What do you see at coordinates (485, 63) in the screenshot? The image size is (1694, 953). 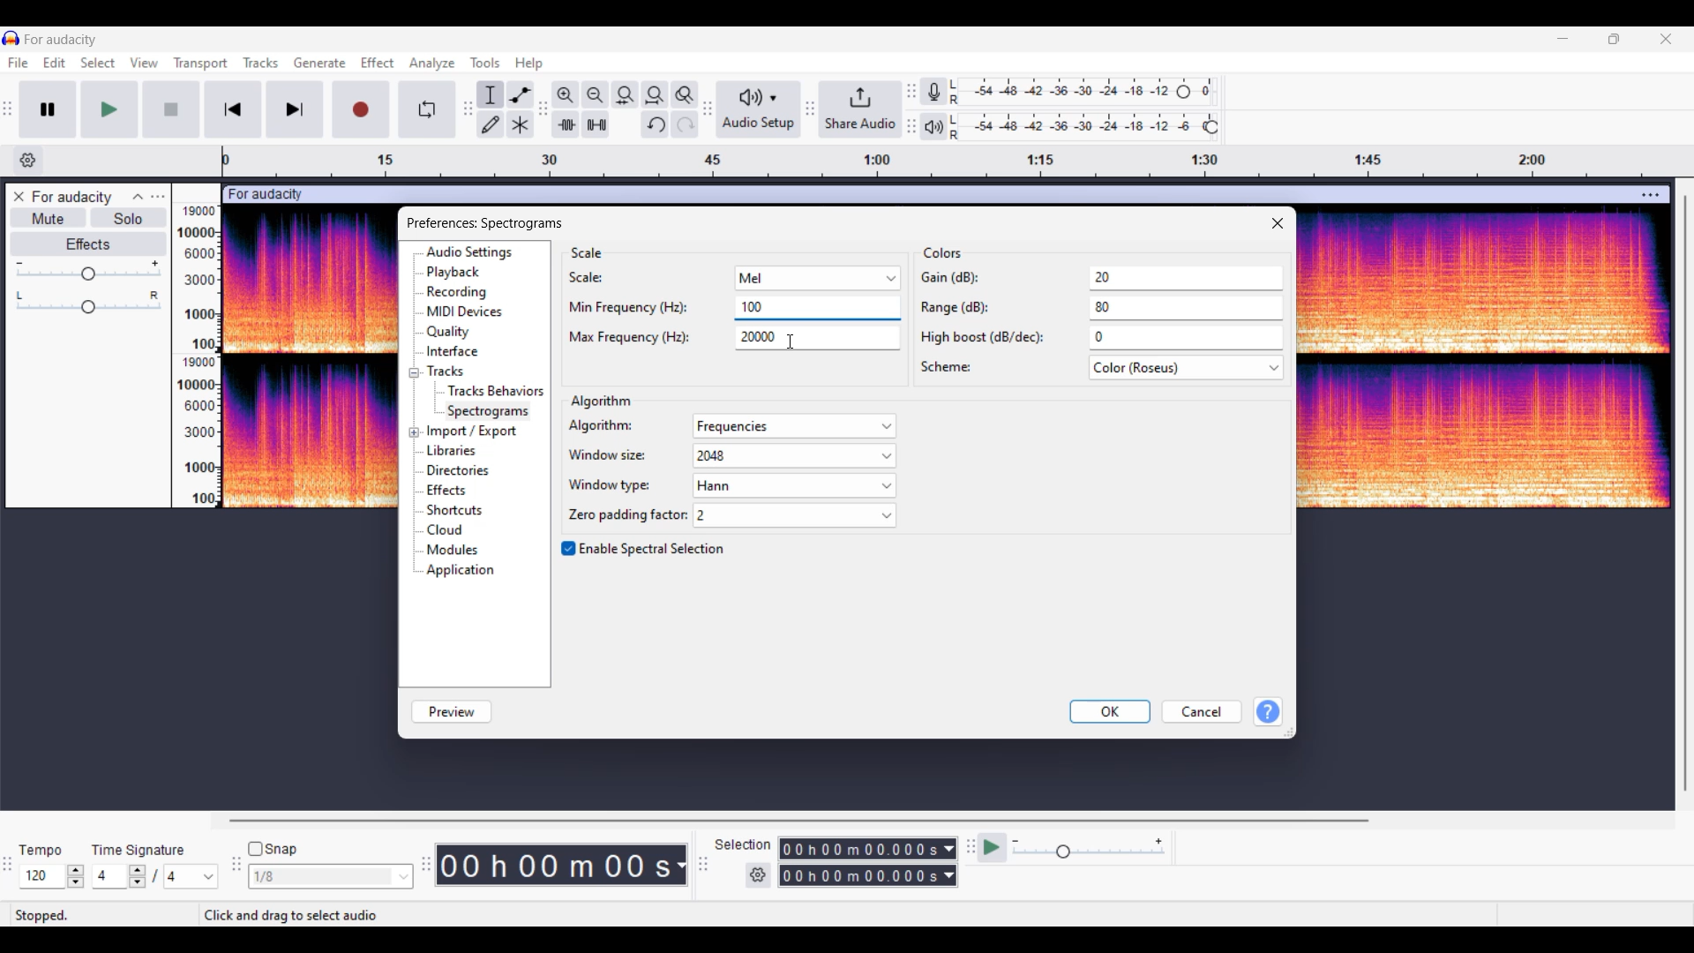 I see `Tools menu` at bounding box center [485, 63].